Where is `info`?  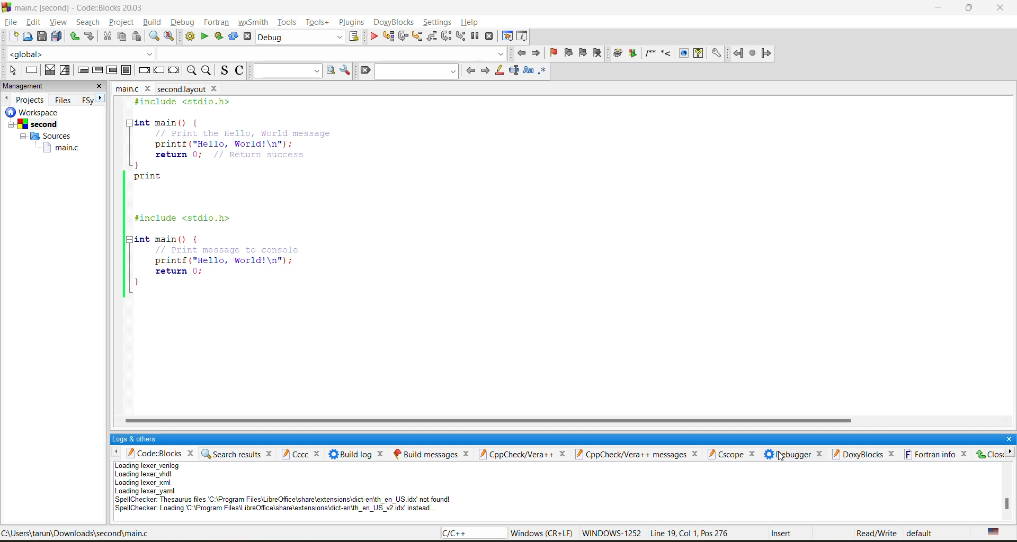 info is located at coordinates (283, 491).